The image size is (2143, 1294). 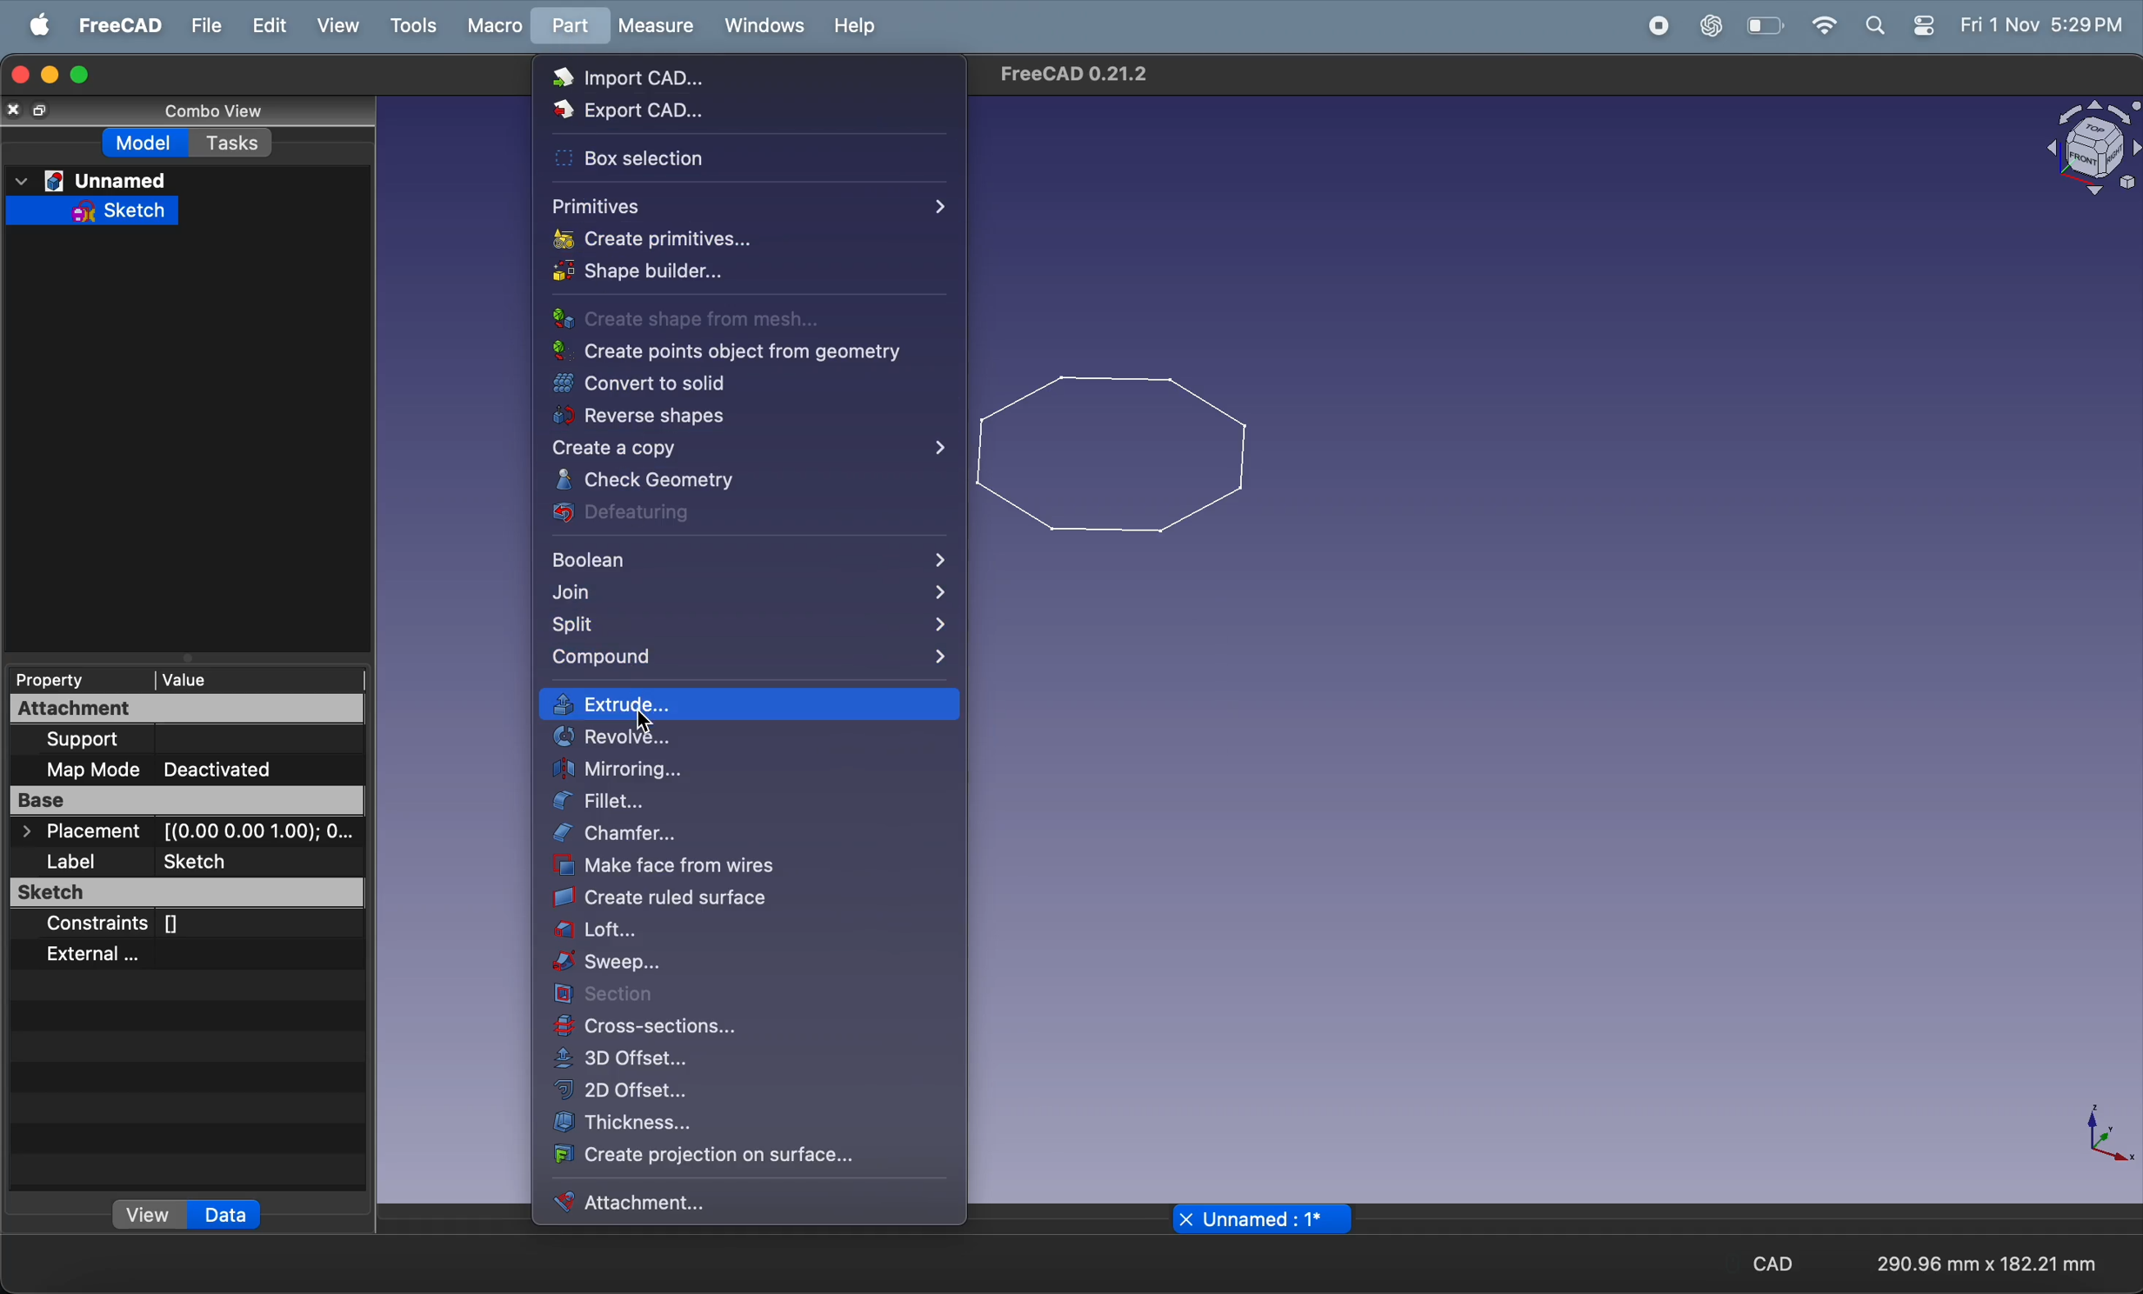 I want to click on minimize, so click(x=51, y=77).